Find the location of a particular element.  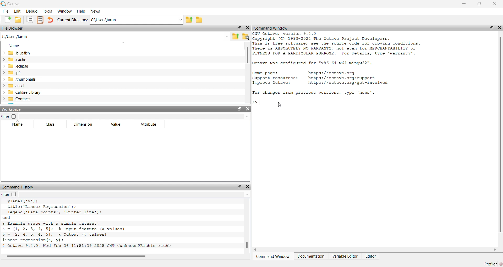

filter input field is located at coordinates (134, 116).